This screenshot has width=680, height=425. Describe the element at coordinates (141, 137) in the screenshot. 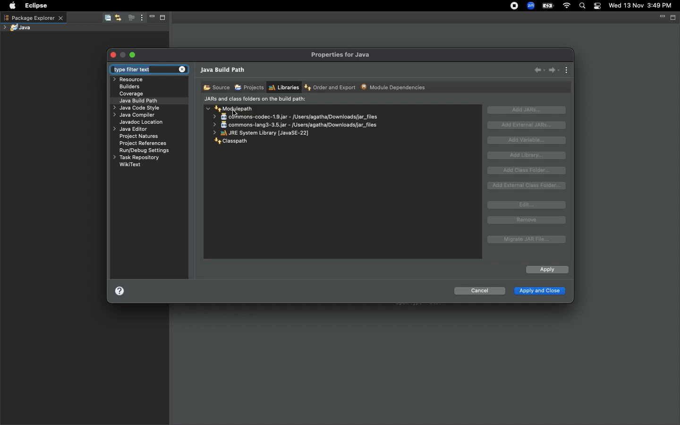

I see `Project natures` at that location.